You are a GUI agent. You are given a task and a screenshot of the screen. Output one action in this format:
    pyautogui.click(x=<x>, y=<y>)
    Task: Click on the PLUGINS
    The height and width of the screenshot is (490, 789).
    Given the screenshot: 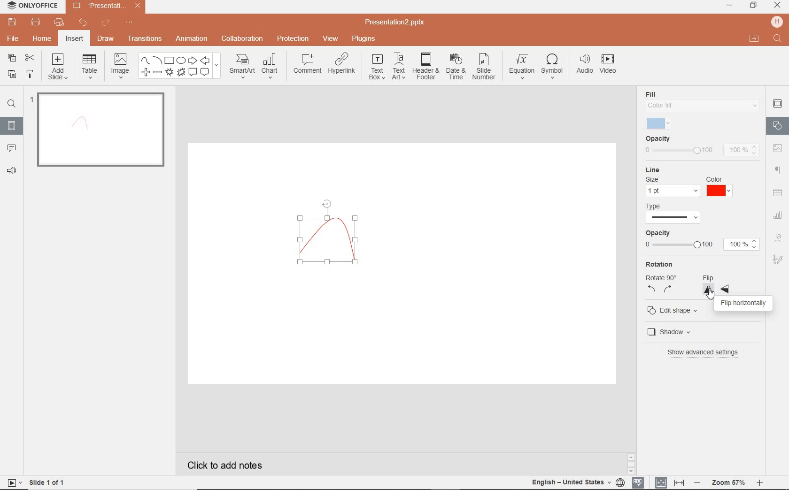 What is the action you would take?
    pyautogui.click(x=364, y=39)
    